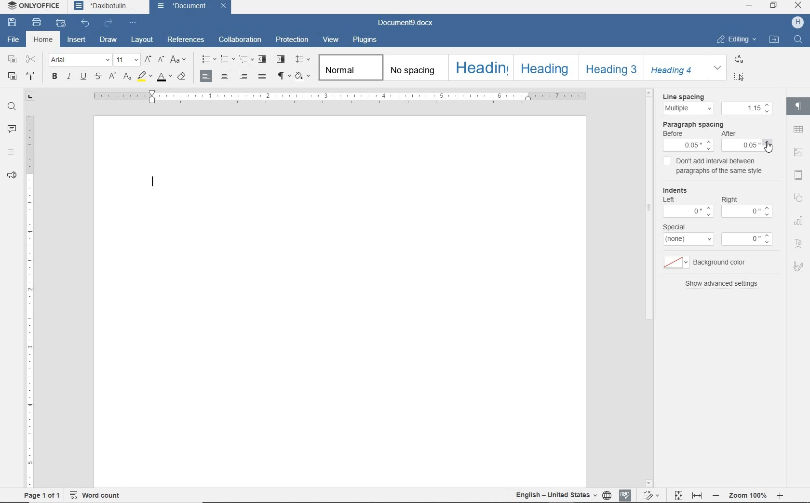 The image size is (810, 503). Describe the element at coordinates (554, 495) in the screenshot. I see `text language` at that location.